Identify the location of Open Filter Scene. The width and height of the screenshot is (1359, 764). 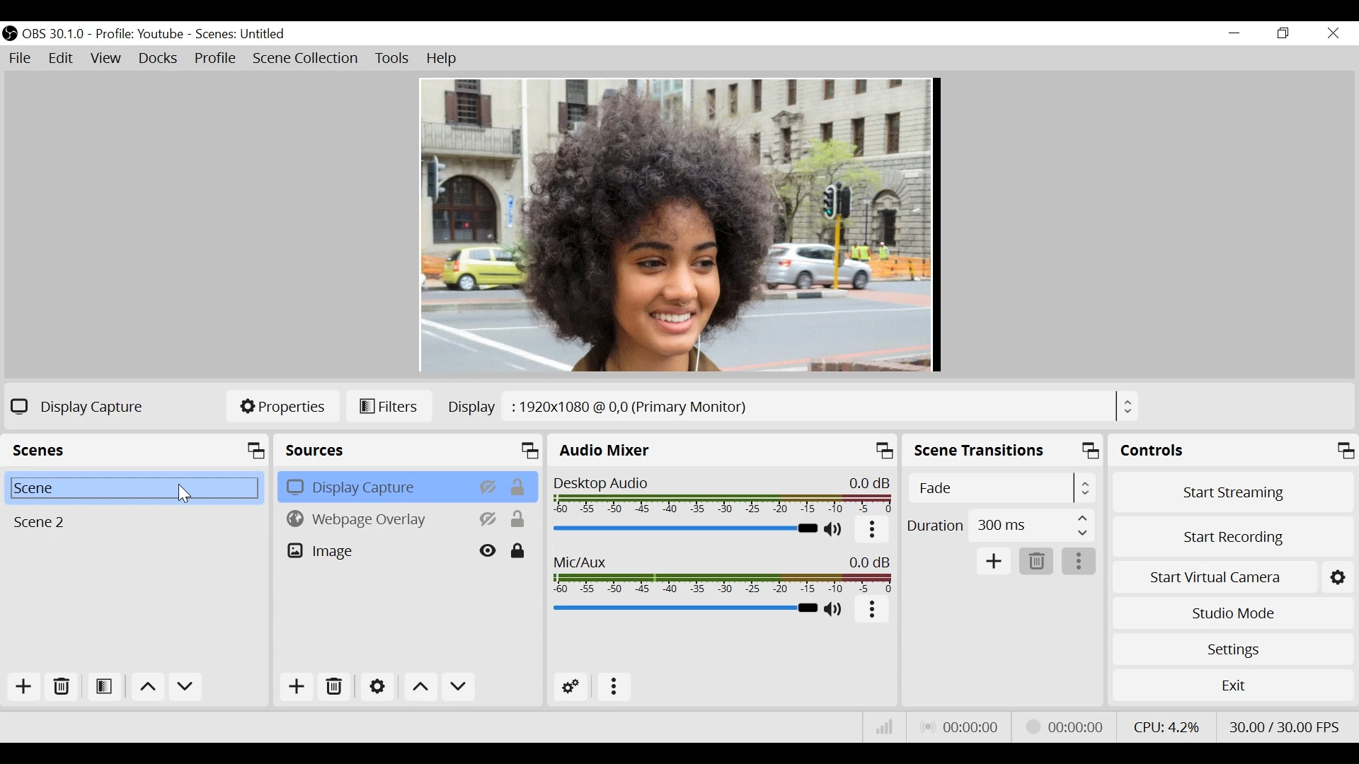
(105, 687).